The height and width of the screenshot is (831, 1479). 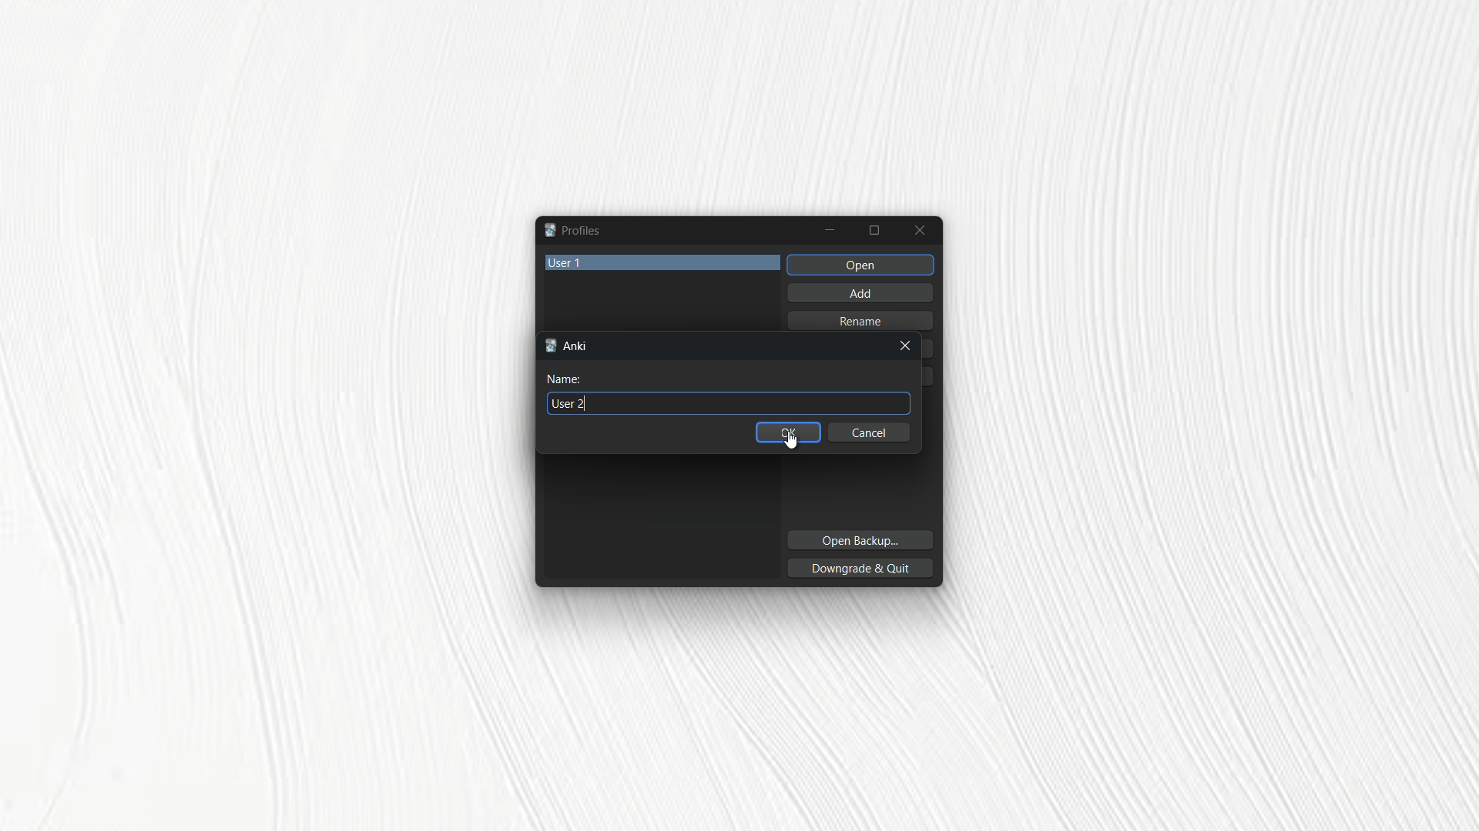 I want to click on ok, so click(x=788, y=435).